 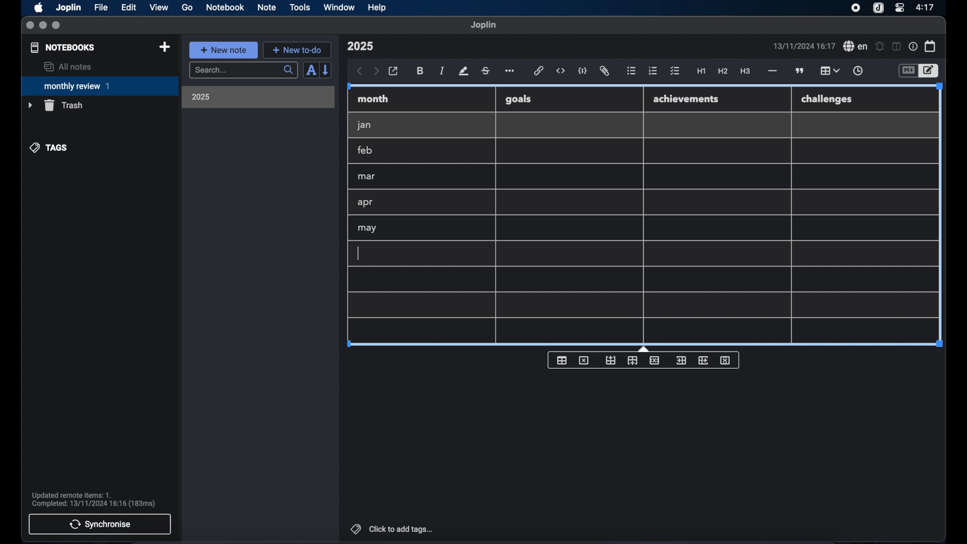 I want to click on click to add tags, so click(x=393, y=529).